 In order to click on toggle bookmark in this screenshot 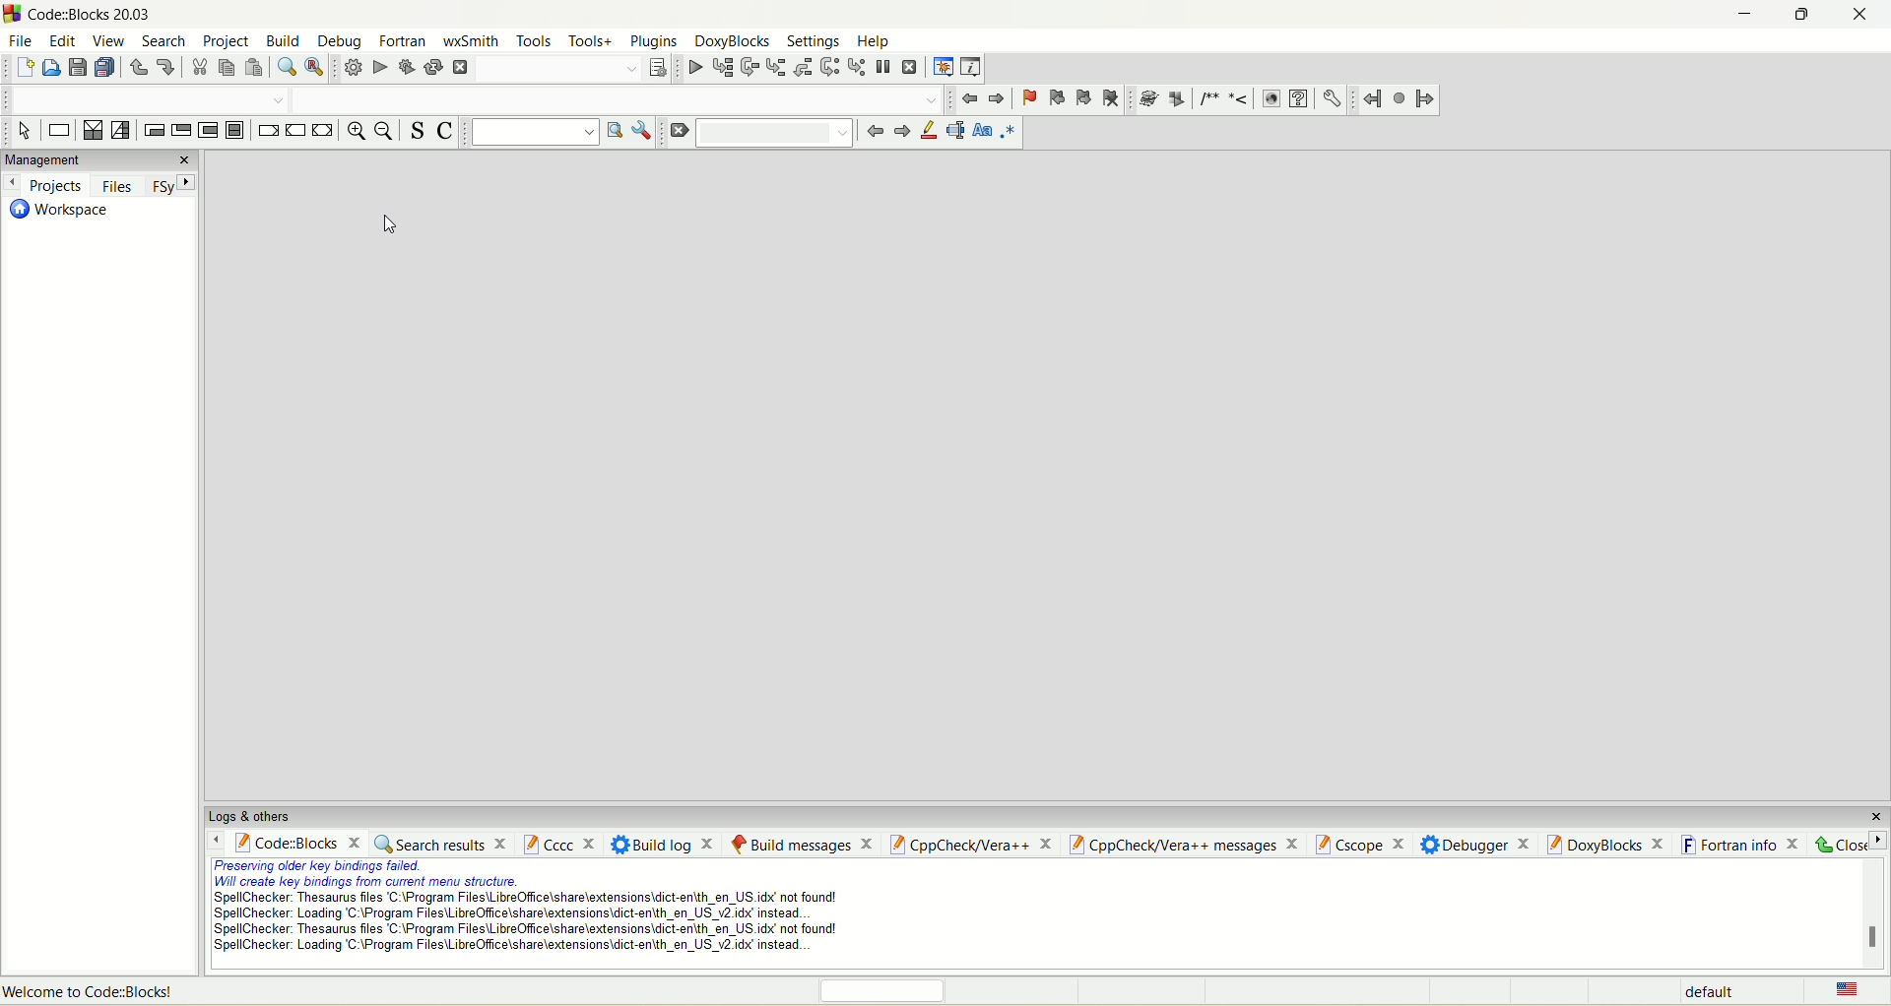, I will do `click(1028, 96)`.